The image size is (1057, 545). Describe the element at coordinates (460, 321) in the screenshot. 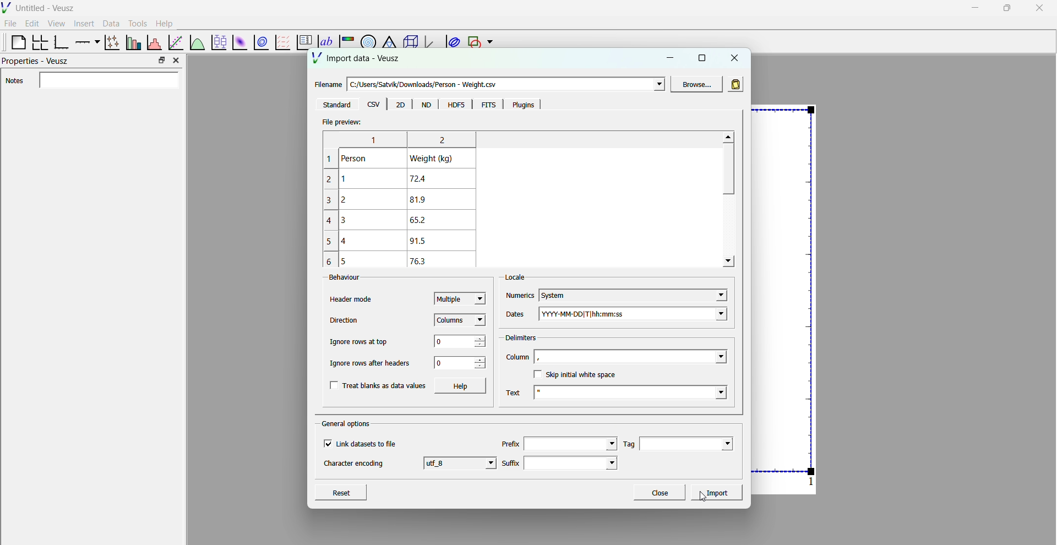

I see `Columns - dropdown` at that location.